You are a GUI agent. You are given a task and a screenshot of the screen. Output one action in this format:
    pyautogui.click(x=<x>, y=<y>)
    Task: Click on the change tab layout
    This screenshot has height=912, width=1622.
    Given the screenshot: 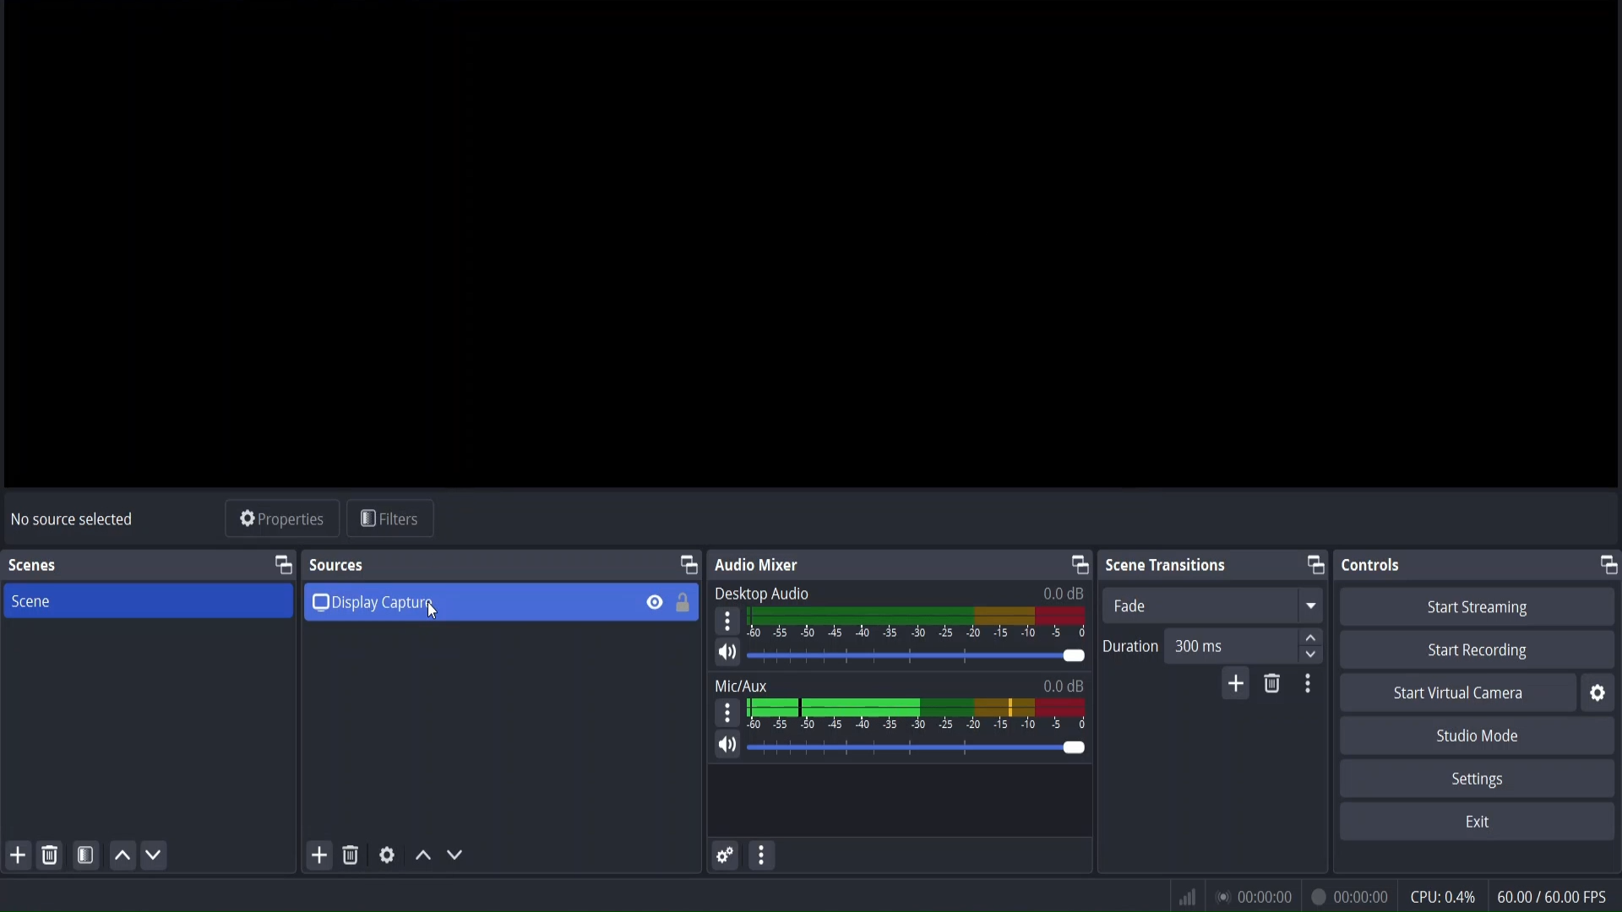 What is the action you would take?
    pyautogui.click(x=282, y=566)
    